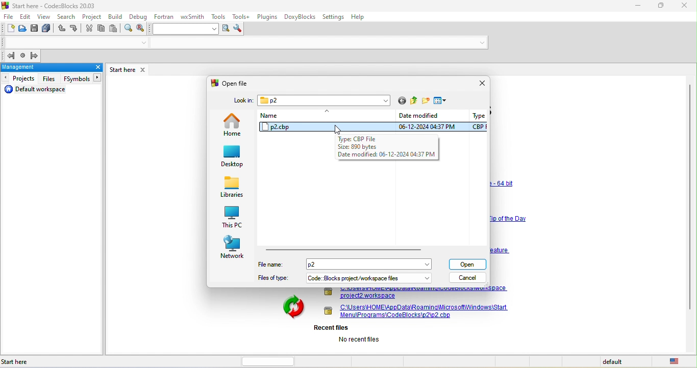  What do you see at coordinates (264, 361) in the screenshot?
I see `horizontal scroll bar` at bounding box center [264, 361].